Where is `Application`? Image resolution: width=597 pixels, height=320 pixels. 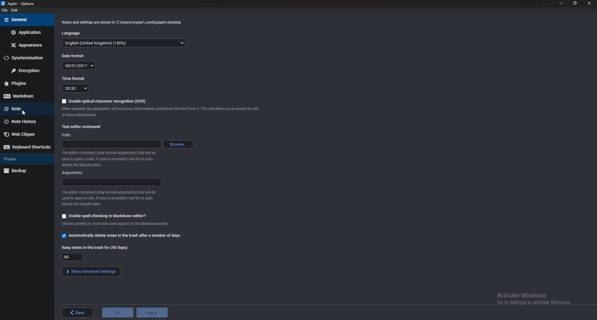 Application is located at coordinates (25, 32).